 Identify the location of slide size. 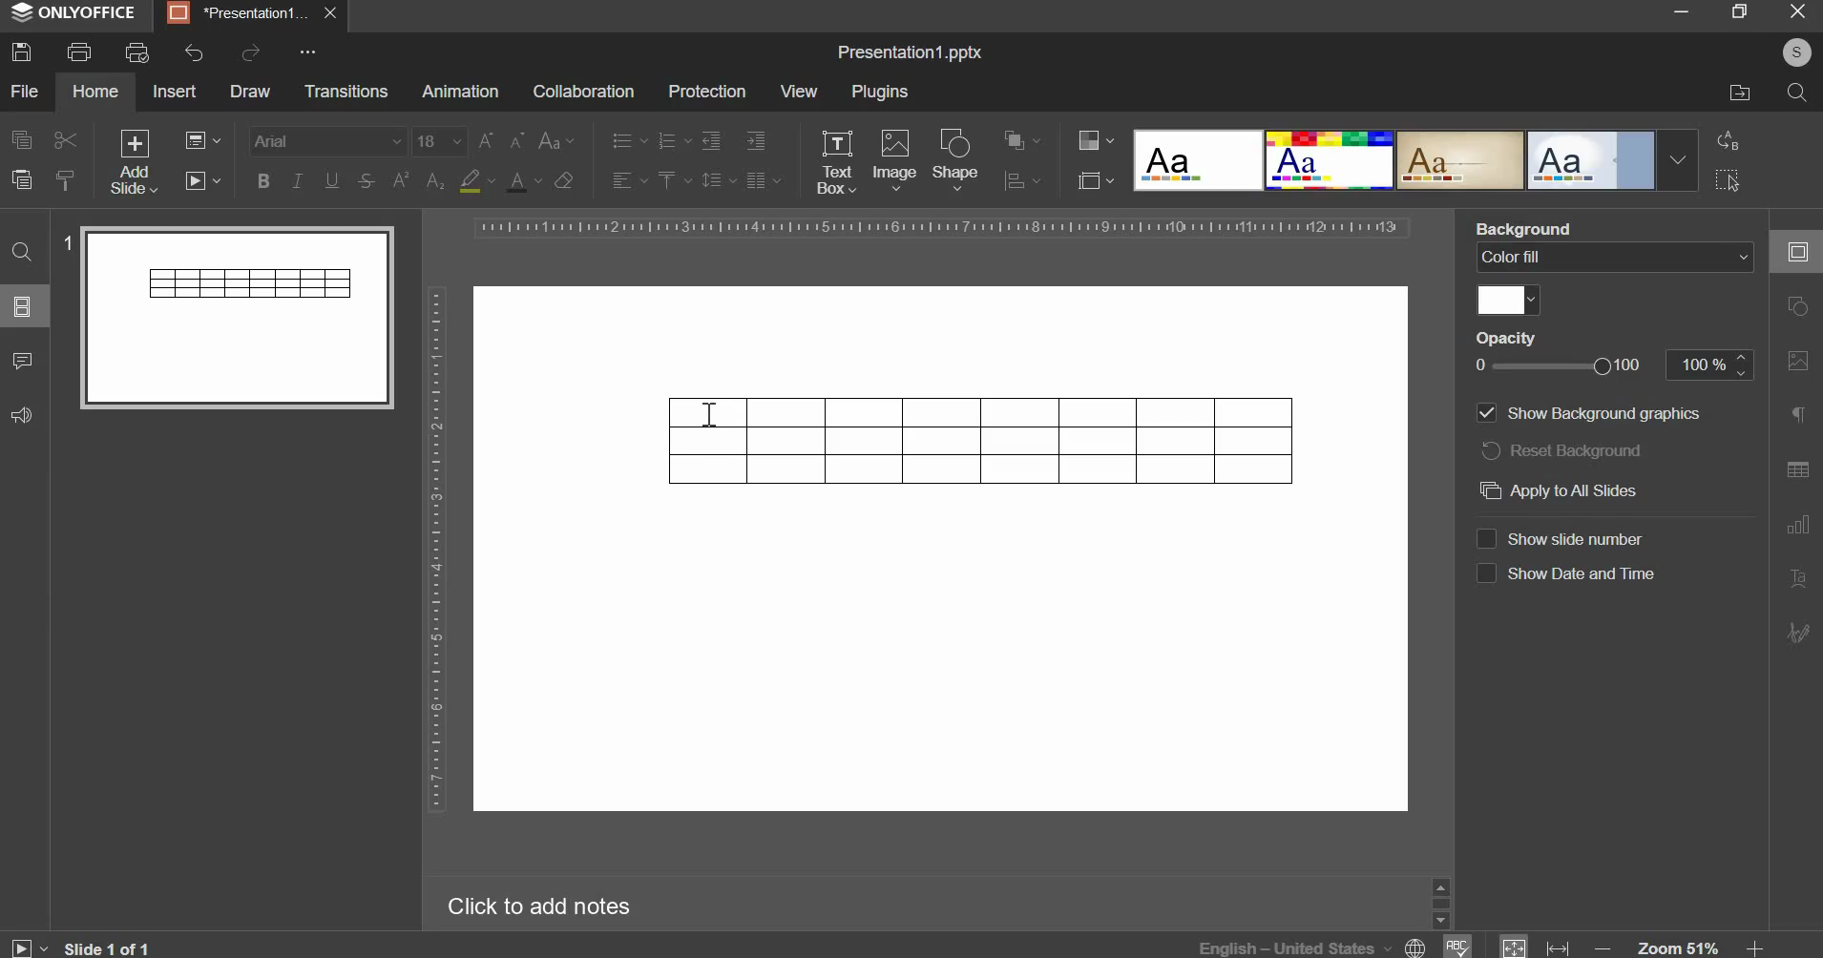
(1095, 179).